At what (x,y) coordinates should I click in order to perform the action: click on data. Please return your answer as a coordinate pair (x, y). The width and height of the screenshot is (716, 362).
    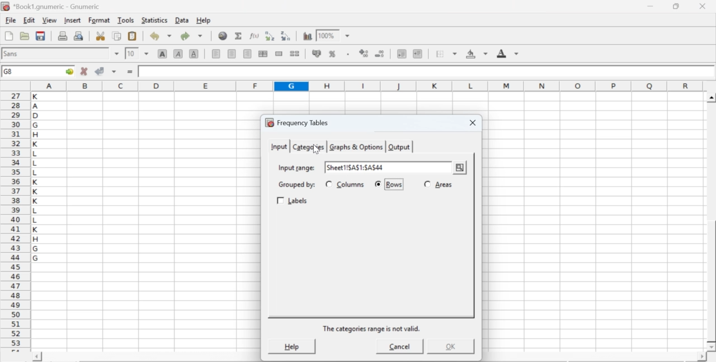
    Looking at the image, I should click on (183, 20).